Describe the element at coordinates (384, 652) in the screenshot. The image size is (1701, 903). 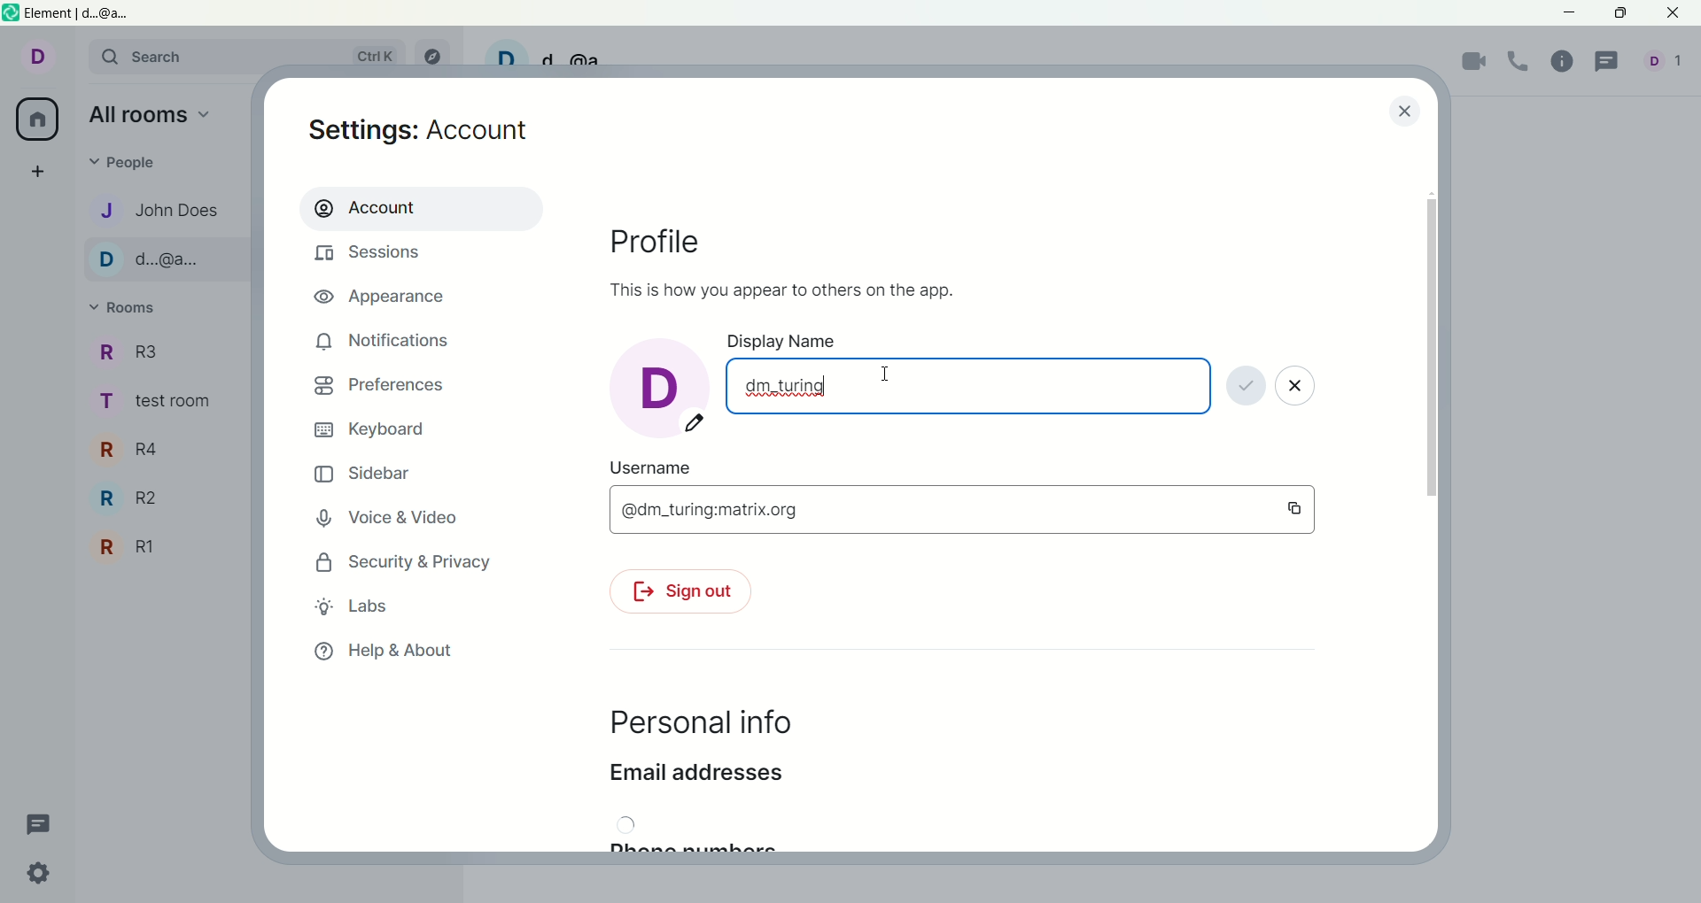
I see `help and about` at that location.